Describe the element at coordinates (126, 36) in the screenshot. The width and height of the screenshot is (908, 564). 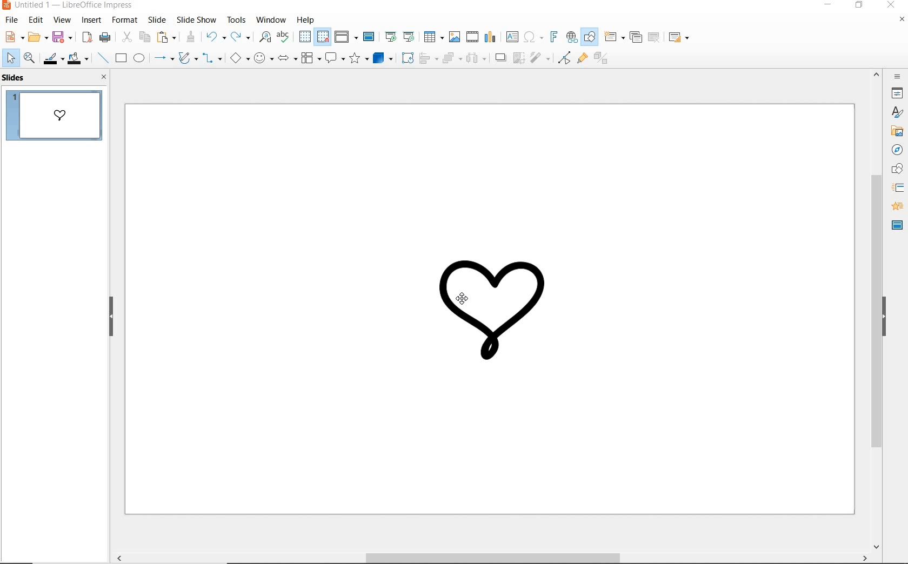
I see `cut` at that location.